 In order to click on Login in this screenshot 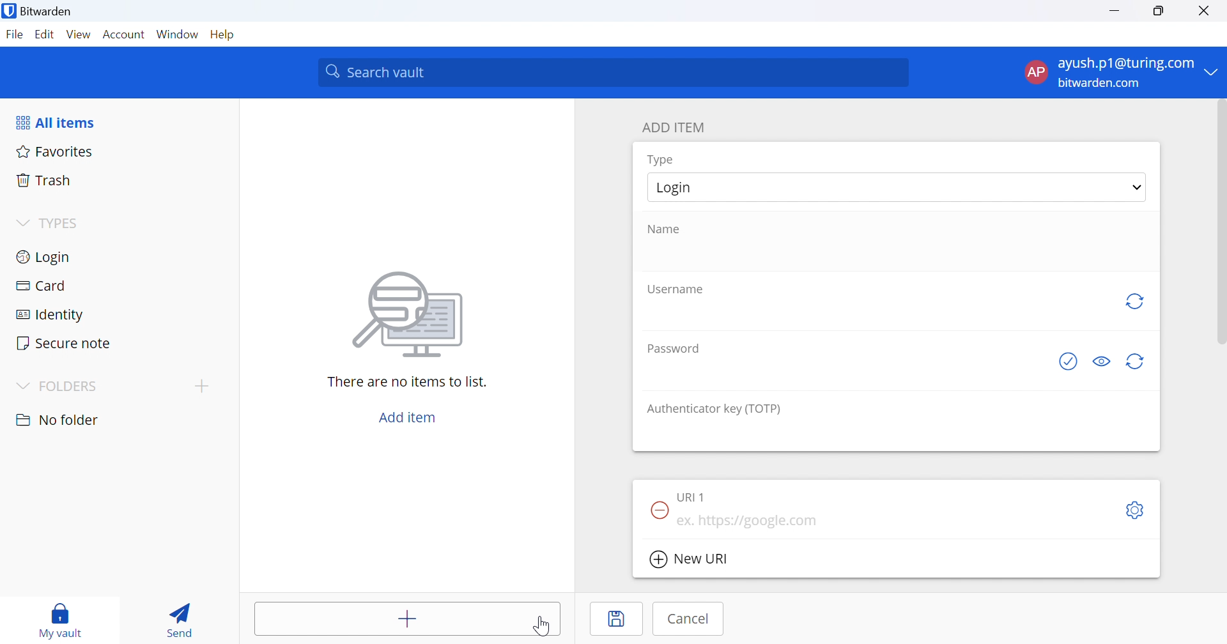, I will do `click(45, 256)`.